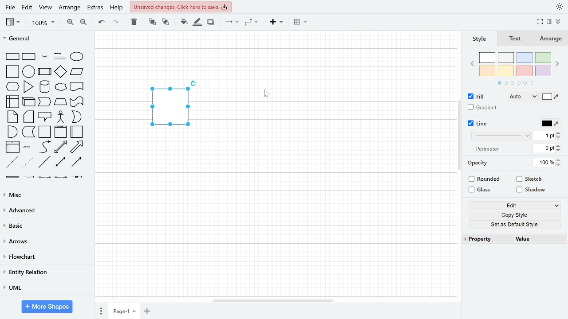 This screenshot has width=568, height=319. I want to click on glass, so click(480, 190).